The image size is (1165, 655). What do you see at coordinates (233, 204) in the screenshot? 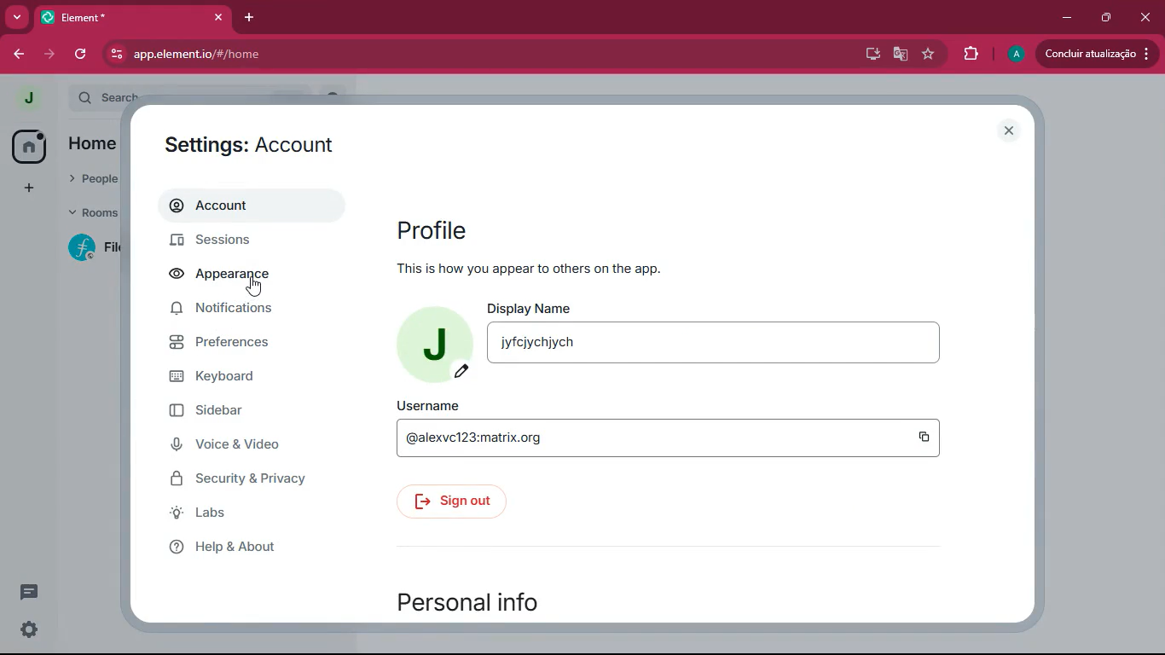
I see `Account` at bounding box center [233, 204].